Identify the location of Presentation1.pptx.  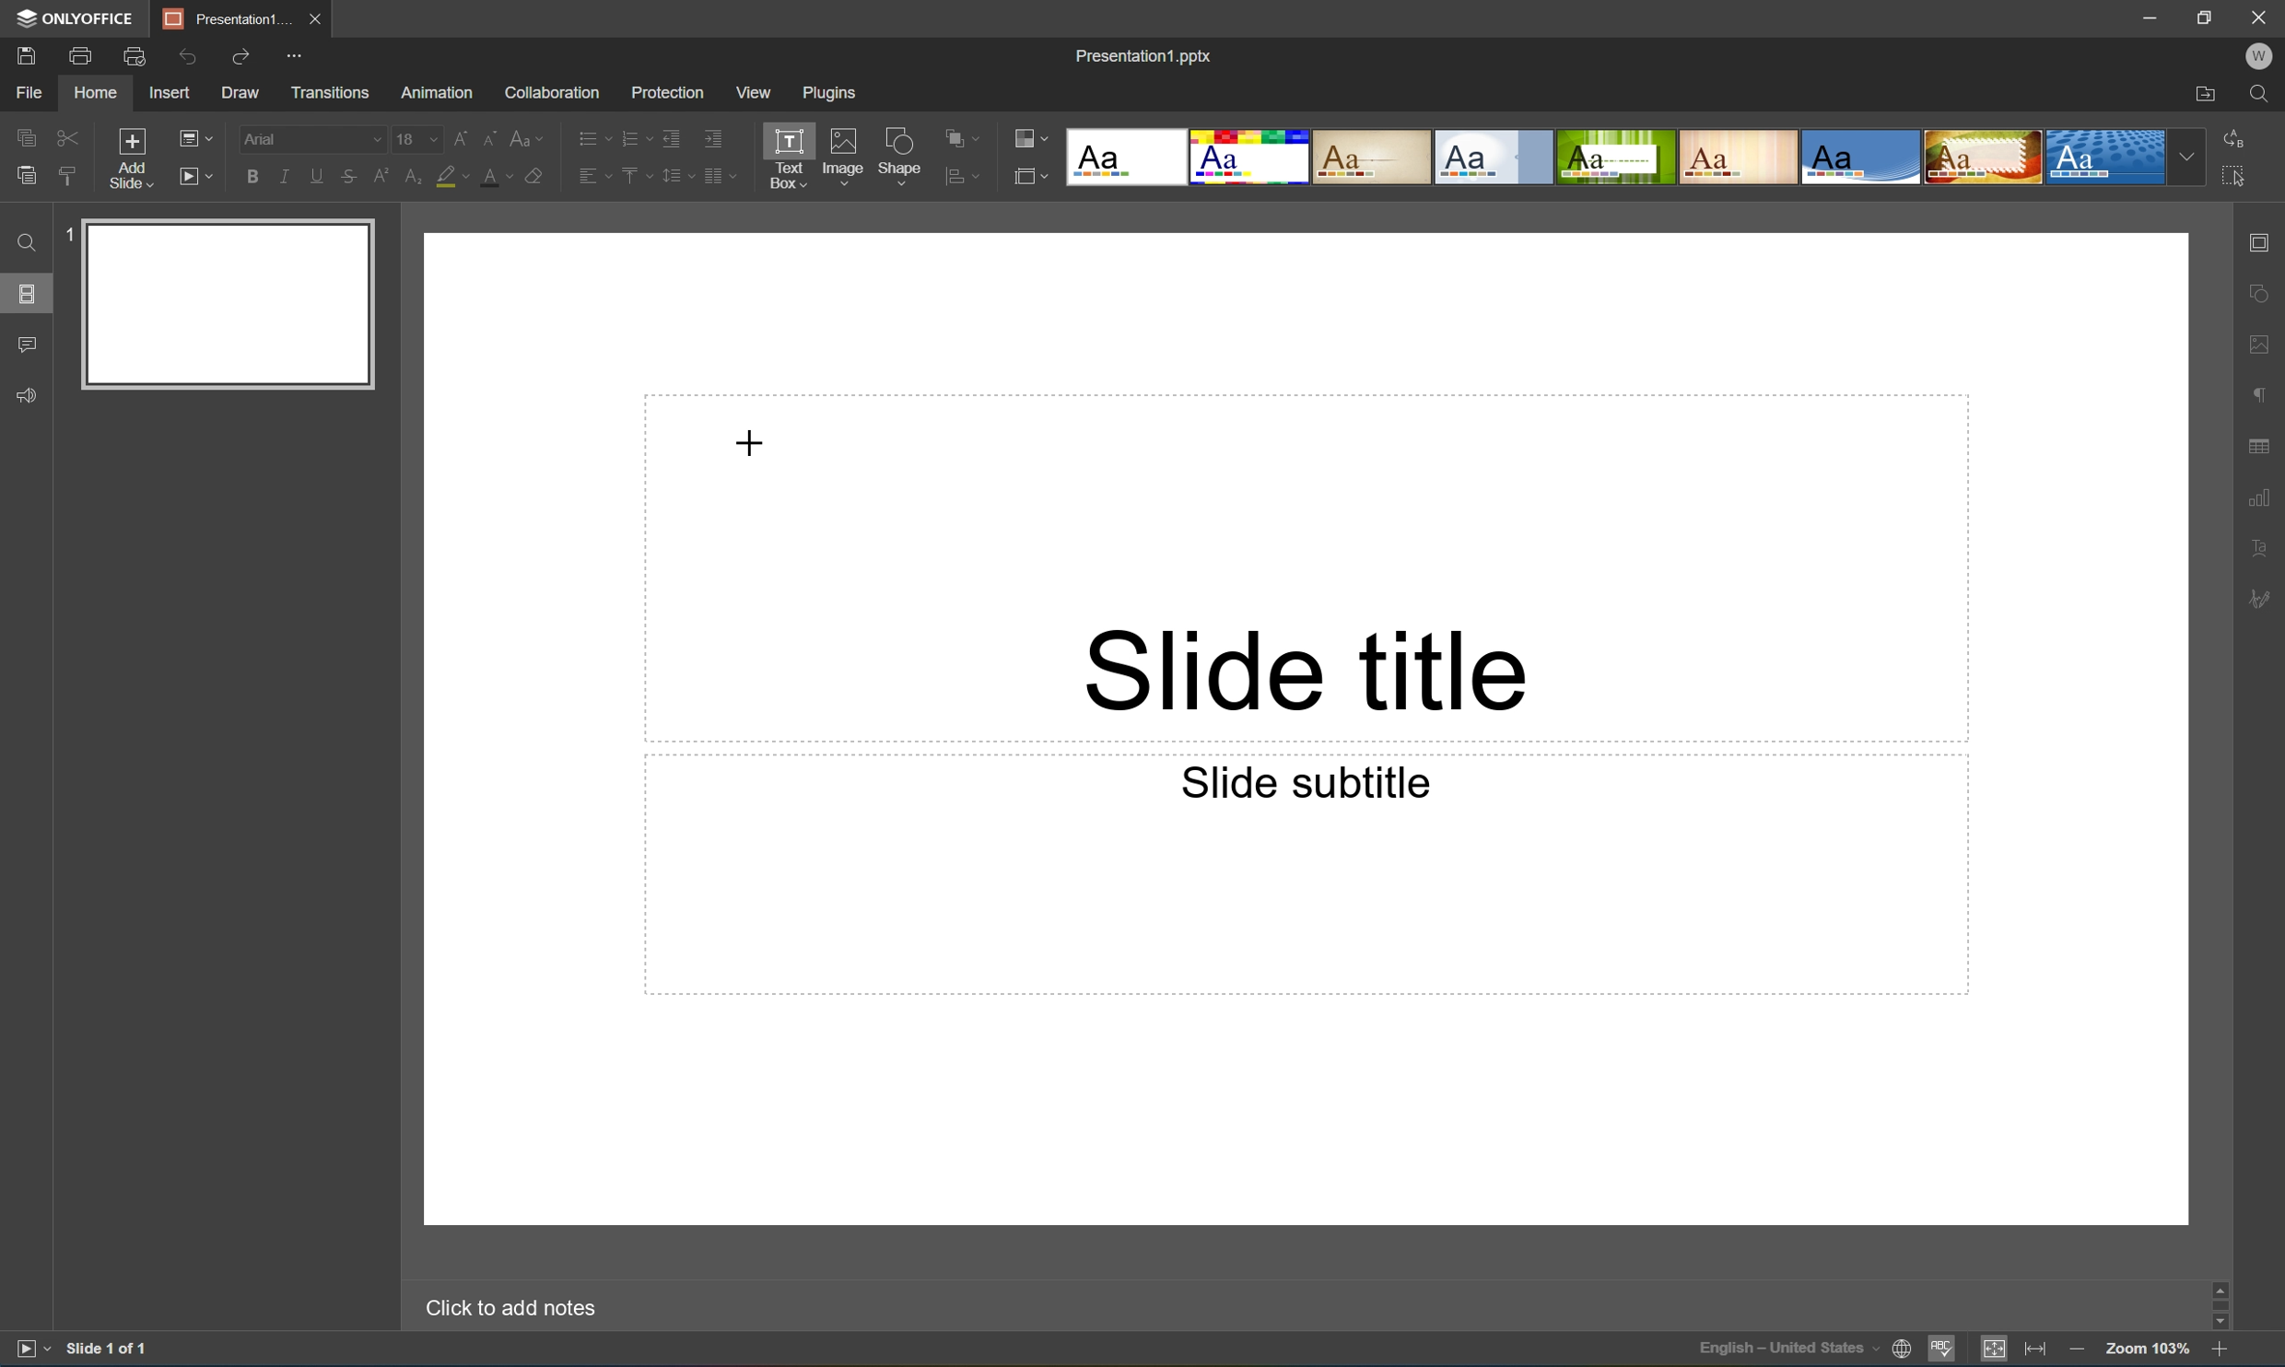
(1142, 53).